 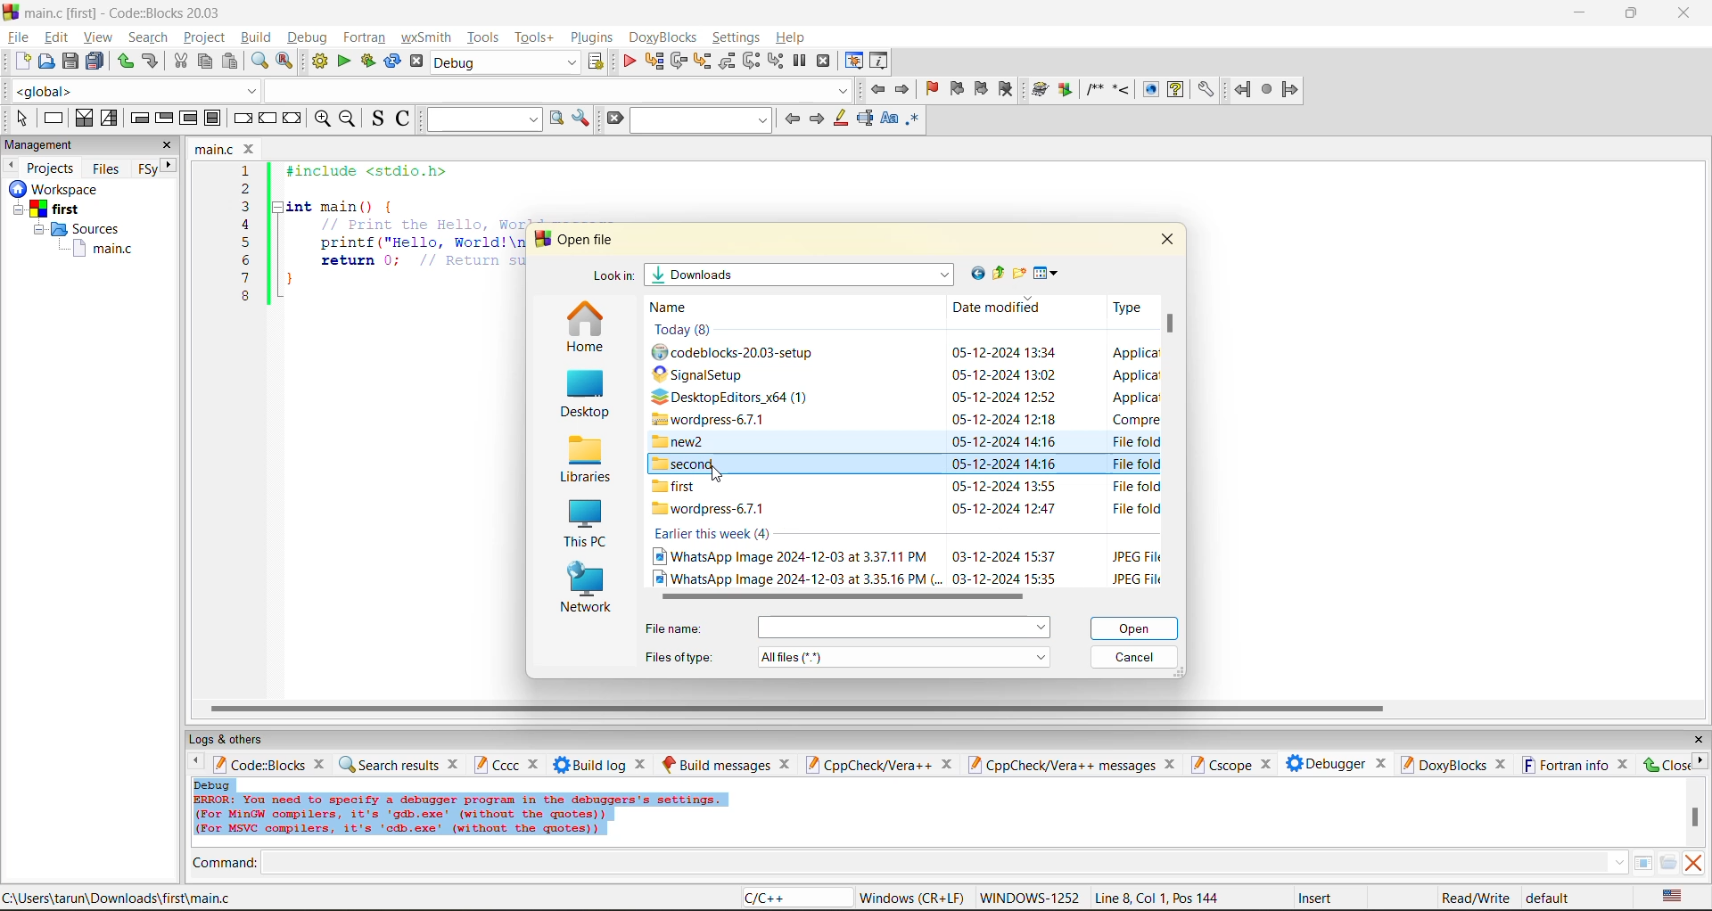 I want to click on exit condition loop, so click(x=164, y=119).